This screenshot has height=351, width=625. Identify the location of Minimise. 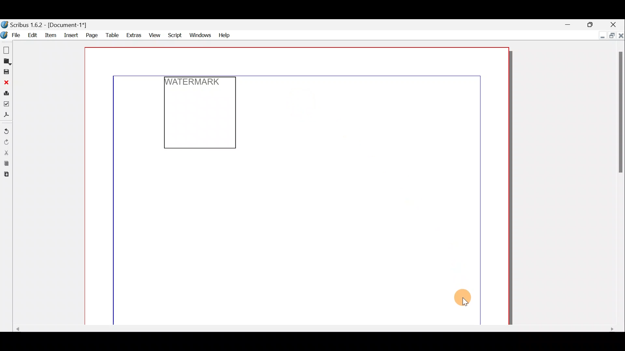
(601, 36).